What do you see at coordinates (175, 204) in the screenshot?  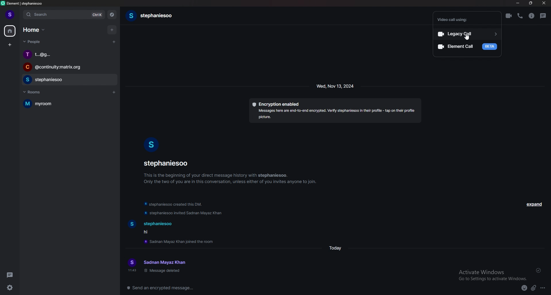 I see `update` at bounding box center [175, 204].